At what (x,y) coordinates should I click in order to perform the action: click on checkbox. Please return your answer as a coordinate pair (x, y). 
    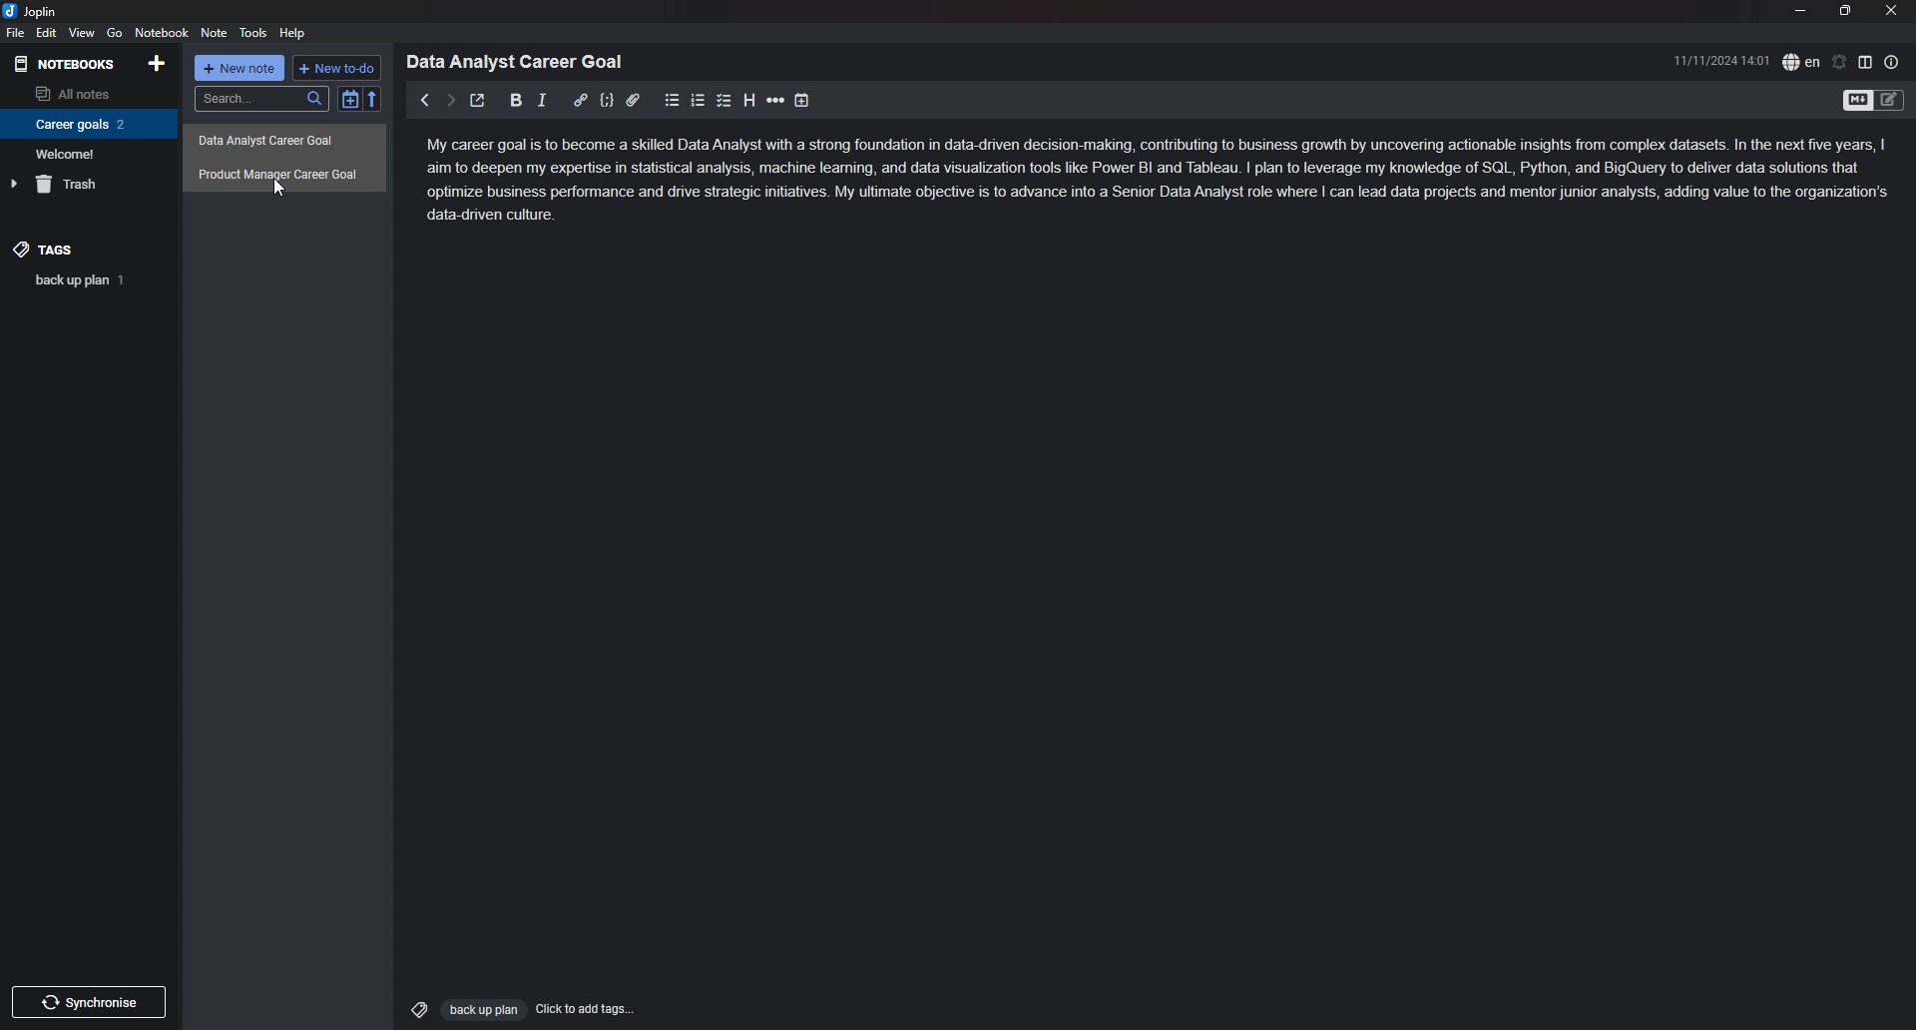
    Looking at the image, I should click on (724, 101).